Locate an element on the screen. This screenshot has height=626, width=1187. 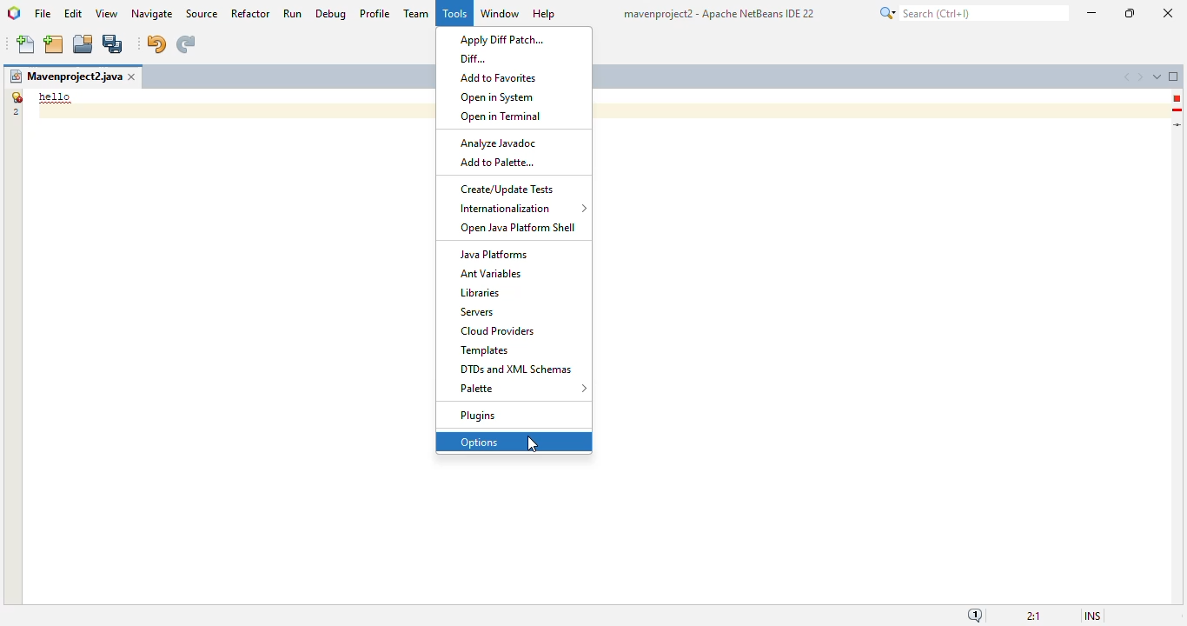
project name is located at coordinates (65, 77).